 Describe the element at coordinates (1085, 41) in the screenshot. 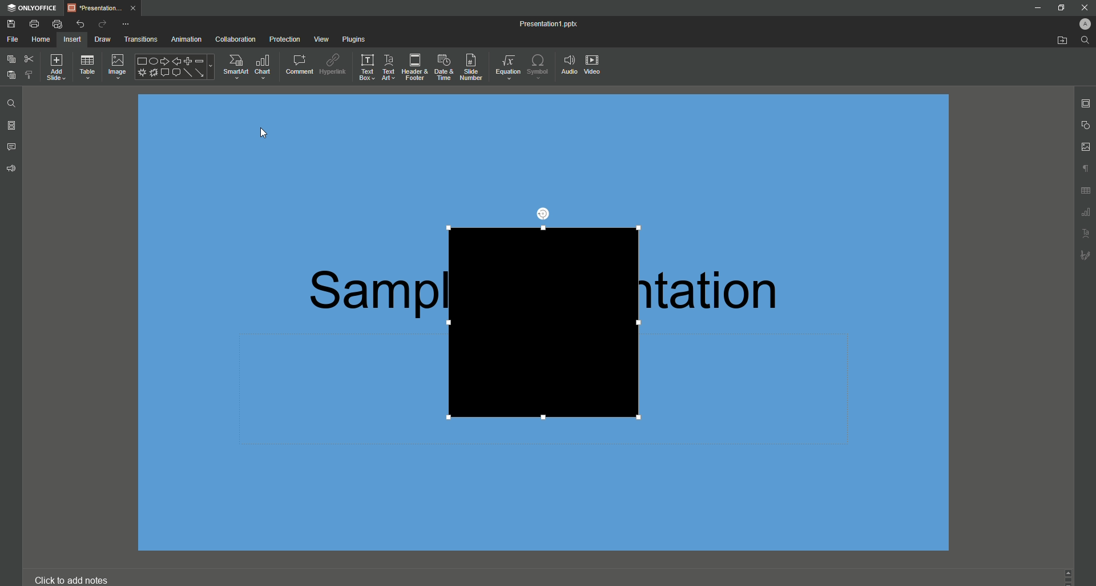

I see `Find` at that location.